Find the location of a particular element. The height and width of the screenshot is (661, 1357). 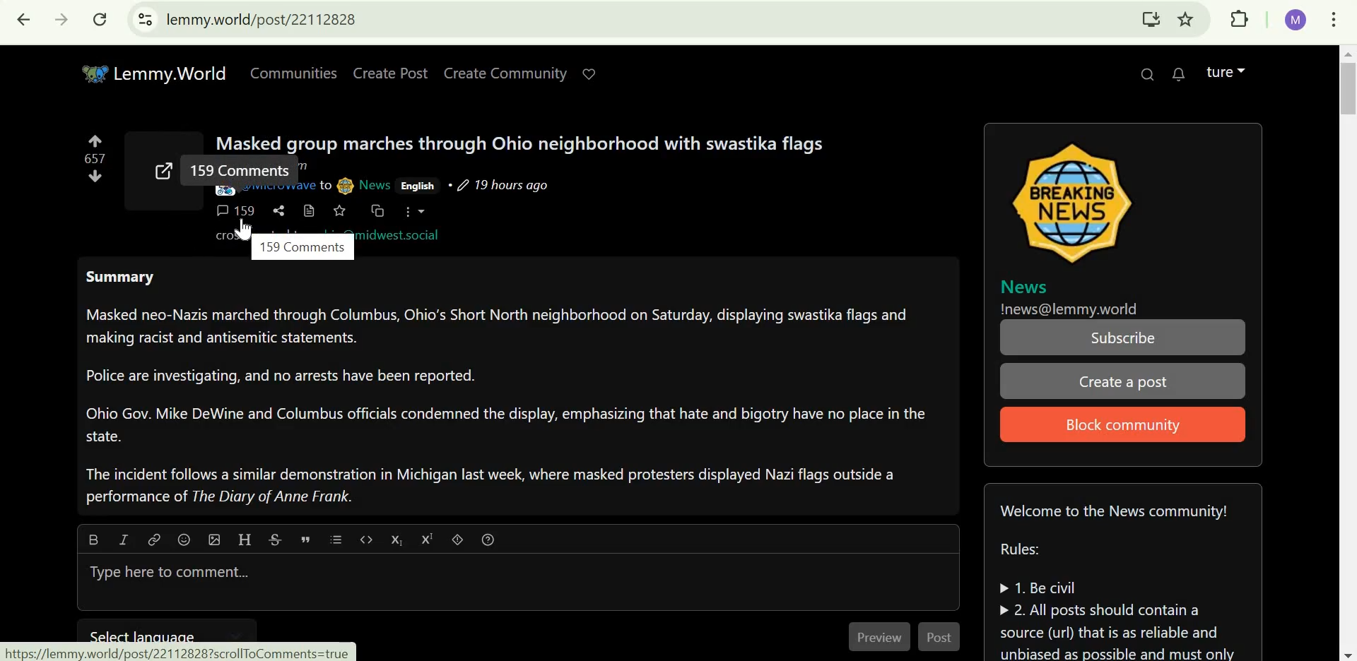

lemmy.world/post/22112828 is located at coordinates (283, 20).